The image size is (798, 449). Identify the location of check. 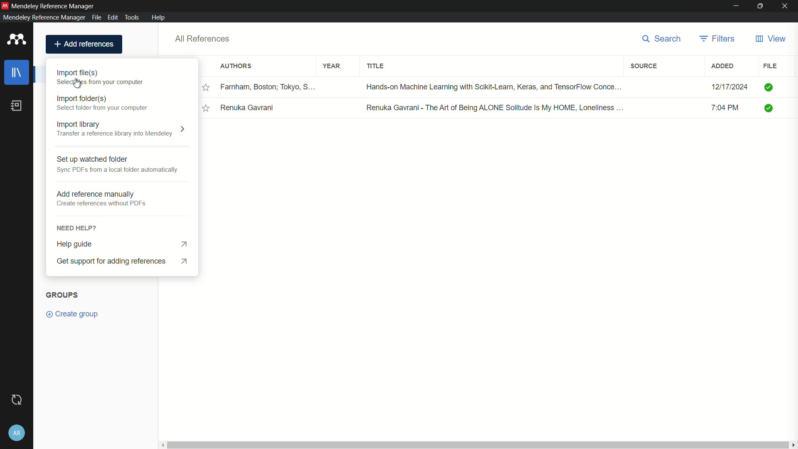
(771, 109).